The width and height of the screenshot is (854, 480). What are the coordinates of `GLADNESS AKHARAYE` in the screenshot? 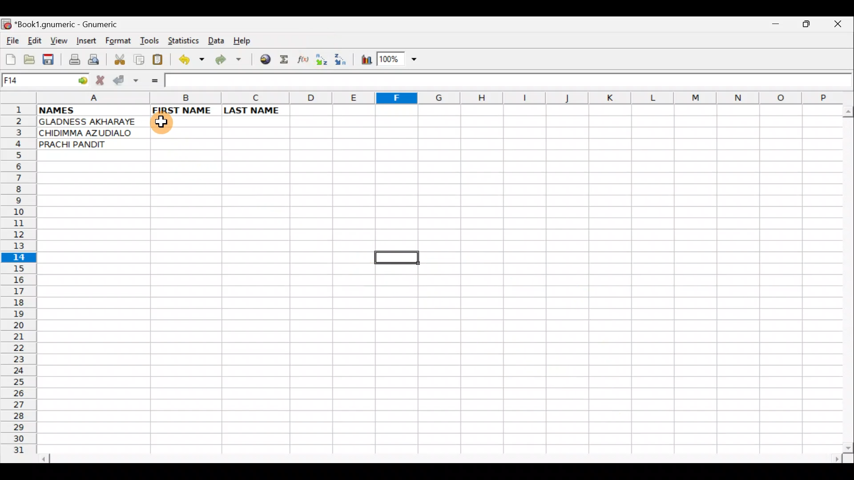 It's located at (92, 121).